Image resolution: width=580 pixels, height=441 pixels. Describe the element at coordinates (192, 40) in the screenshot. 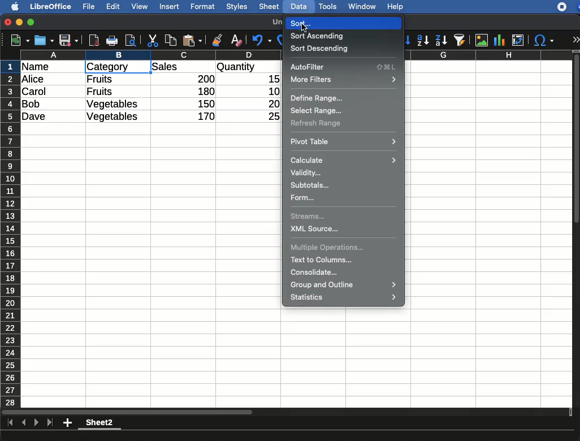

I see `paste` at that location.